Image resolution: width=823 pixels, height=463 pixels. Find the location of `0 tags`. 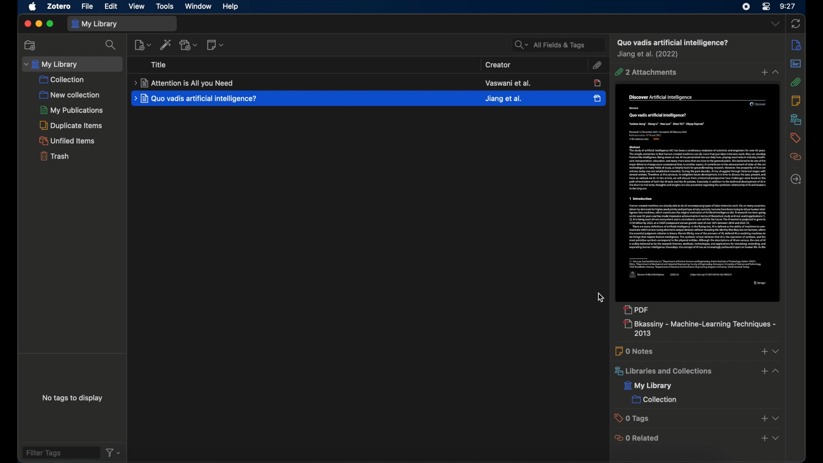

0 tags is located at coordinates (637, 418).